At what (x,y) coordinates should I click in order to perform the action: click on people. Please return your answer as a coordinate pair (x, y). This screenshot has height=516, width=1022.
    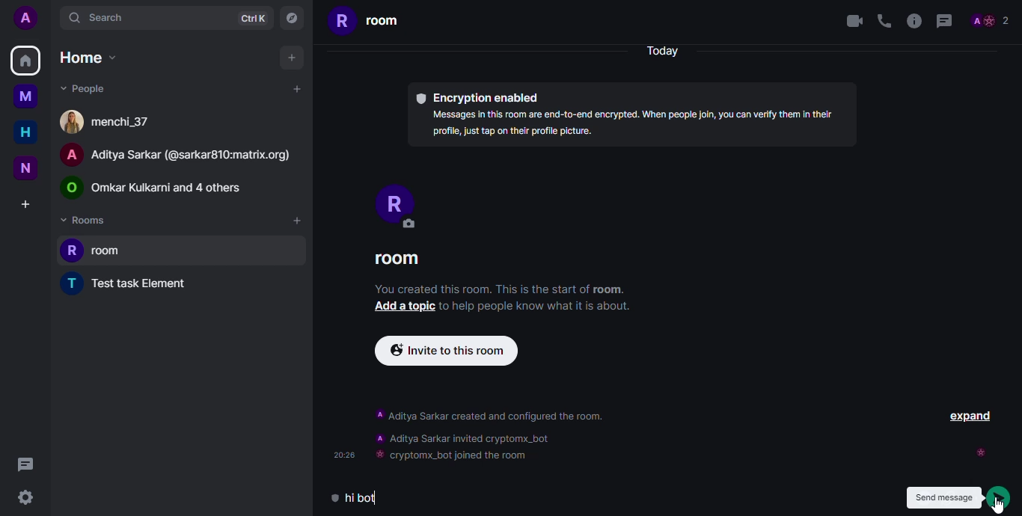
    Looking at the image, I should click on (107, 122).